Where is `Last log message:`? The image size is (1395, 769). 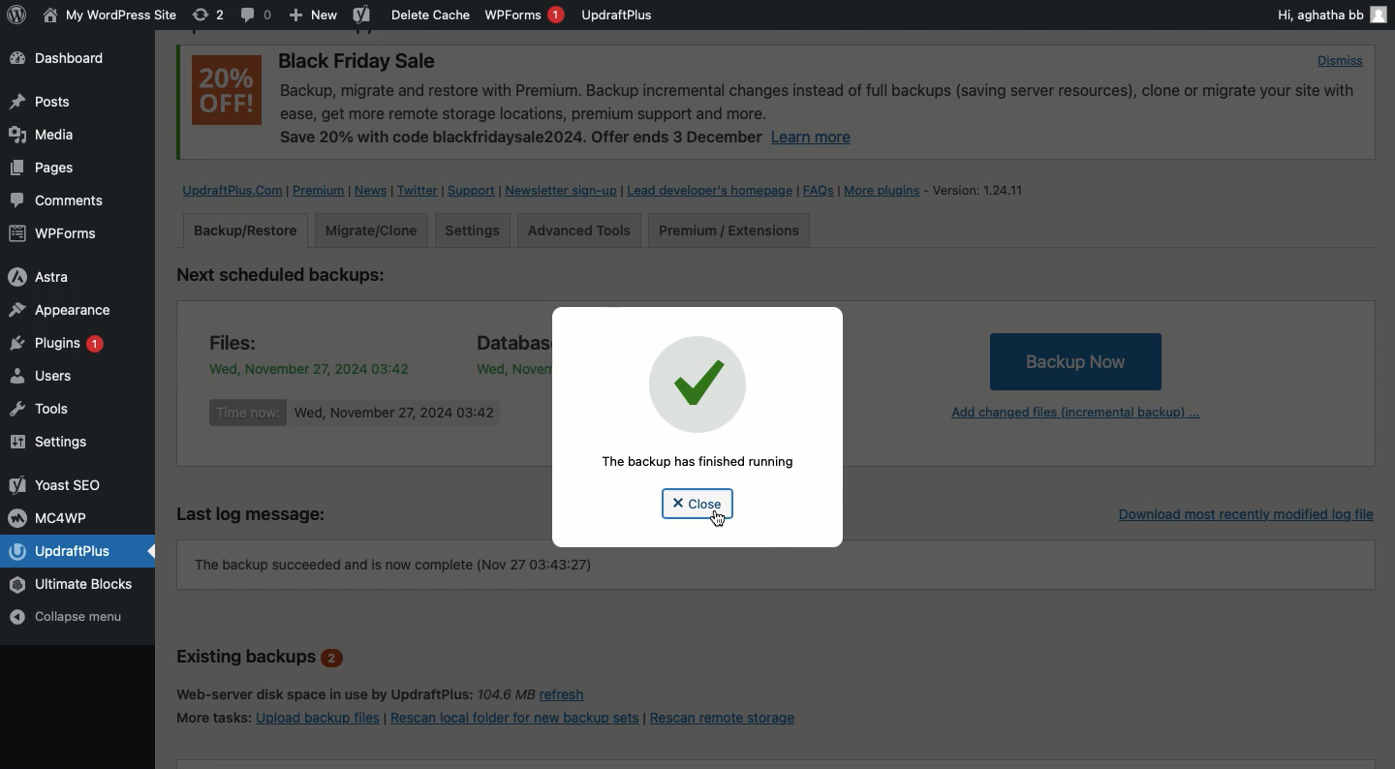 Last log message: is located at coordinates (265, 511).